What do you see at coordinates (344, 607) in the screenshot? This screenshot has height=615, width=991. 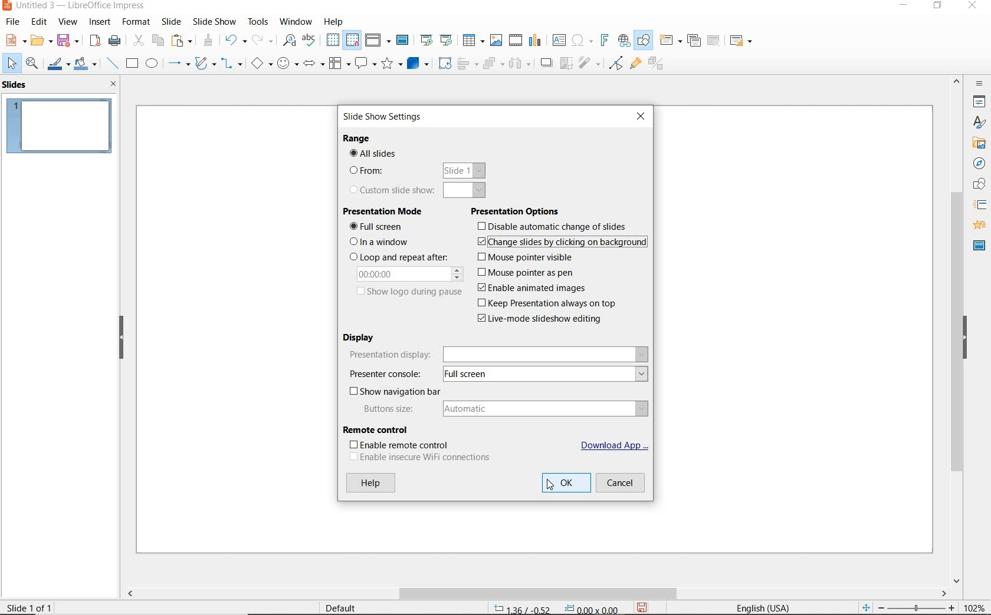 I see `DEFAULT` at bounding box center [344, 607].